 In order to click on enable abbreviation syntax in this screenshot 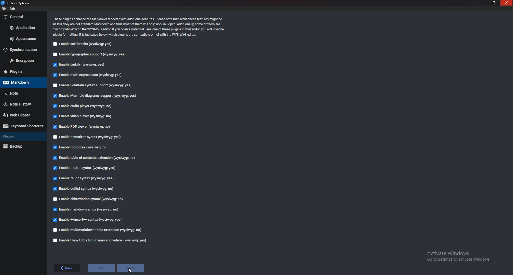, I will do `click(89, 200)`.